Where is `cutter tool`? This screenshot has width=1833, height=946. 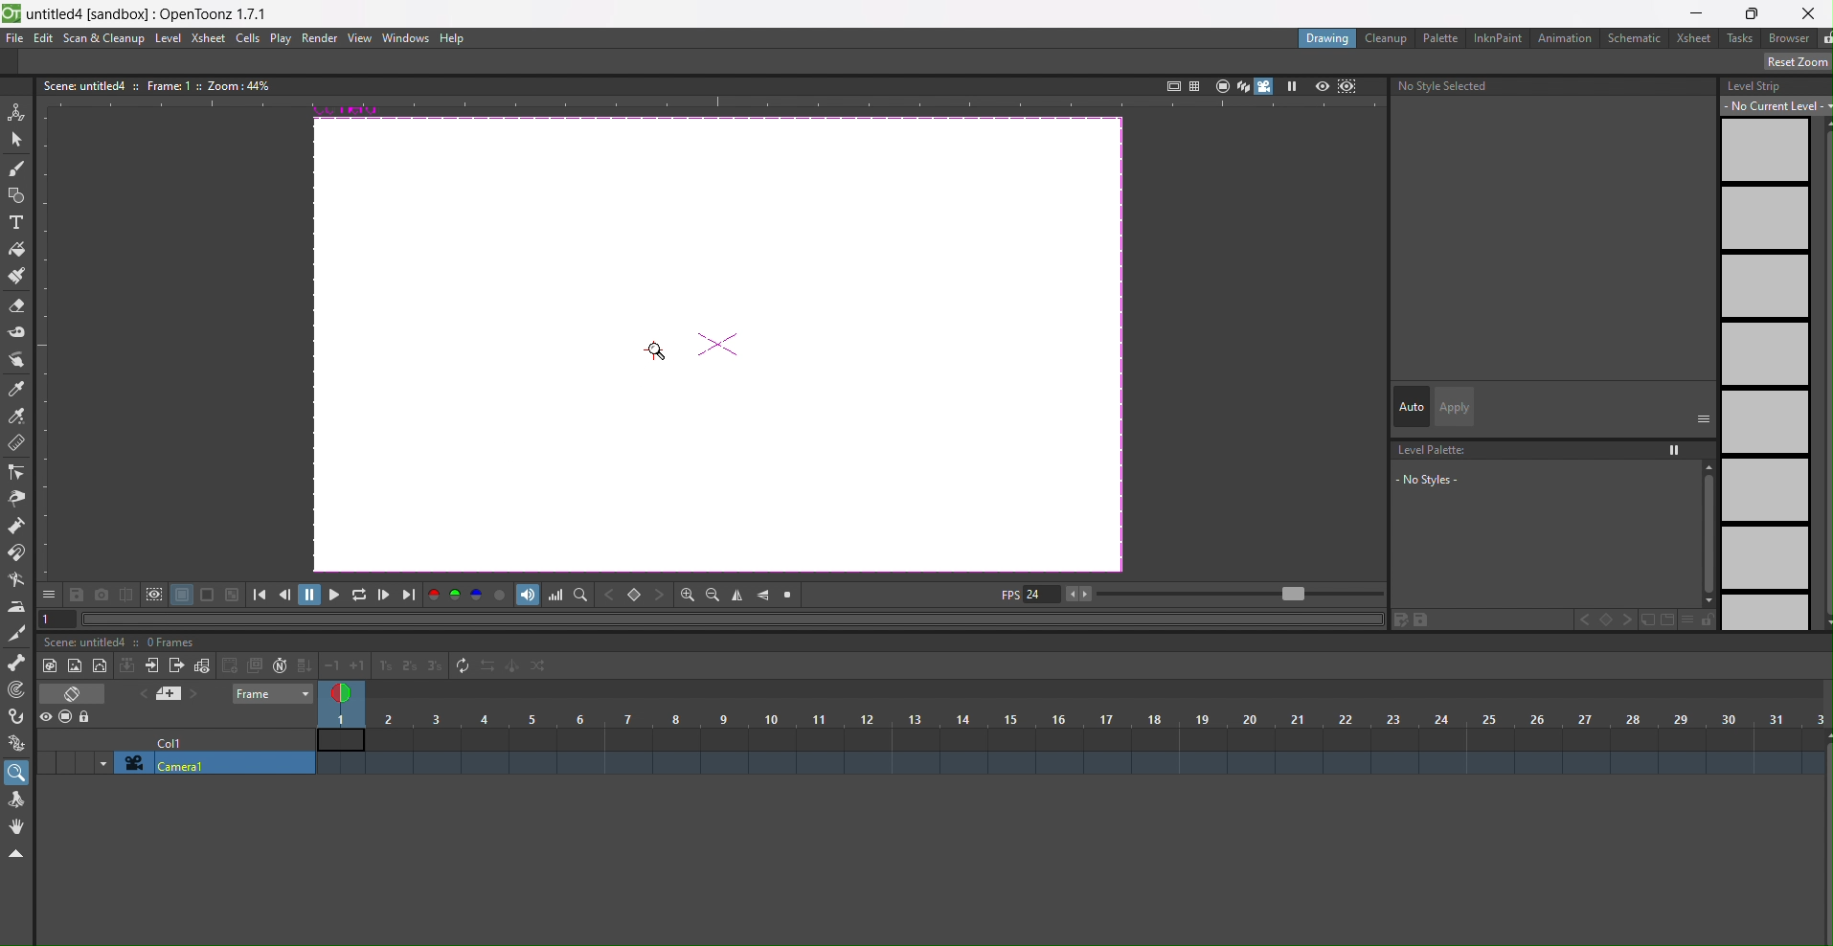
cutter tool is located at coordinates (17, 633).